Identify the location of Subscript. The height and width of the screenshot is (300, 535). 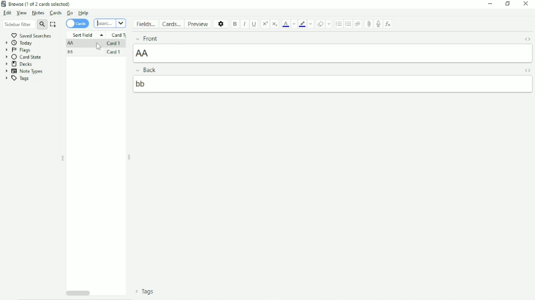
(275, 24).